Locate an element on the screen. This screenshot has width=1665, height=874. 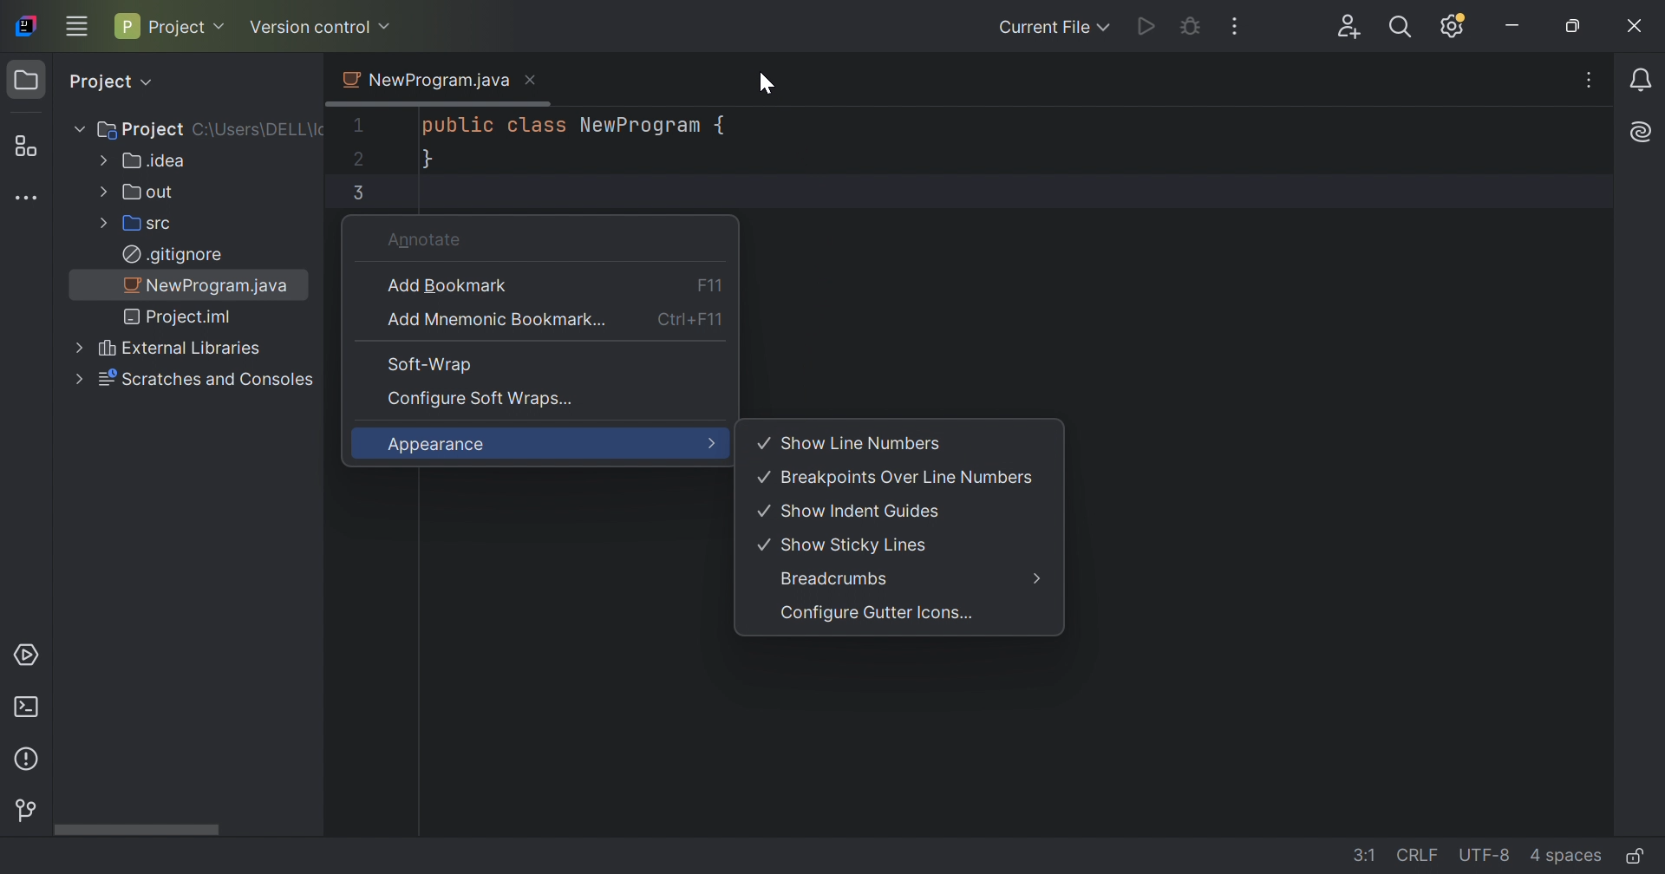
Drop Down is located at coordinates (1107, 28).